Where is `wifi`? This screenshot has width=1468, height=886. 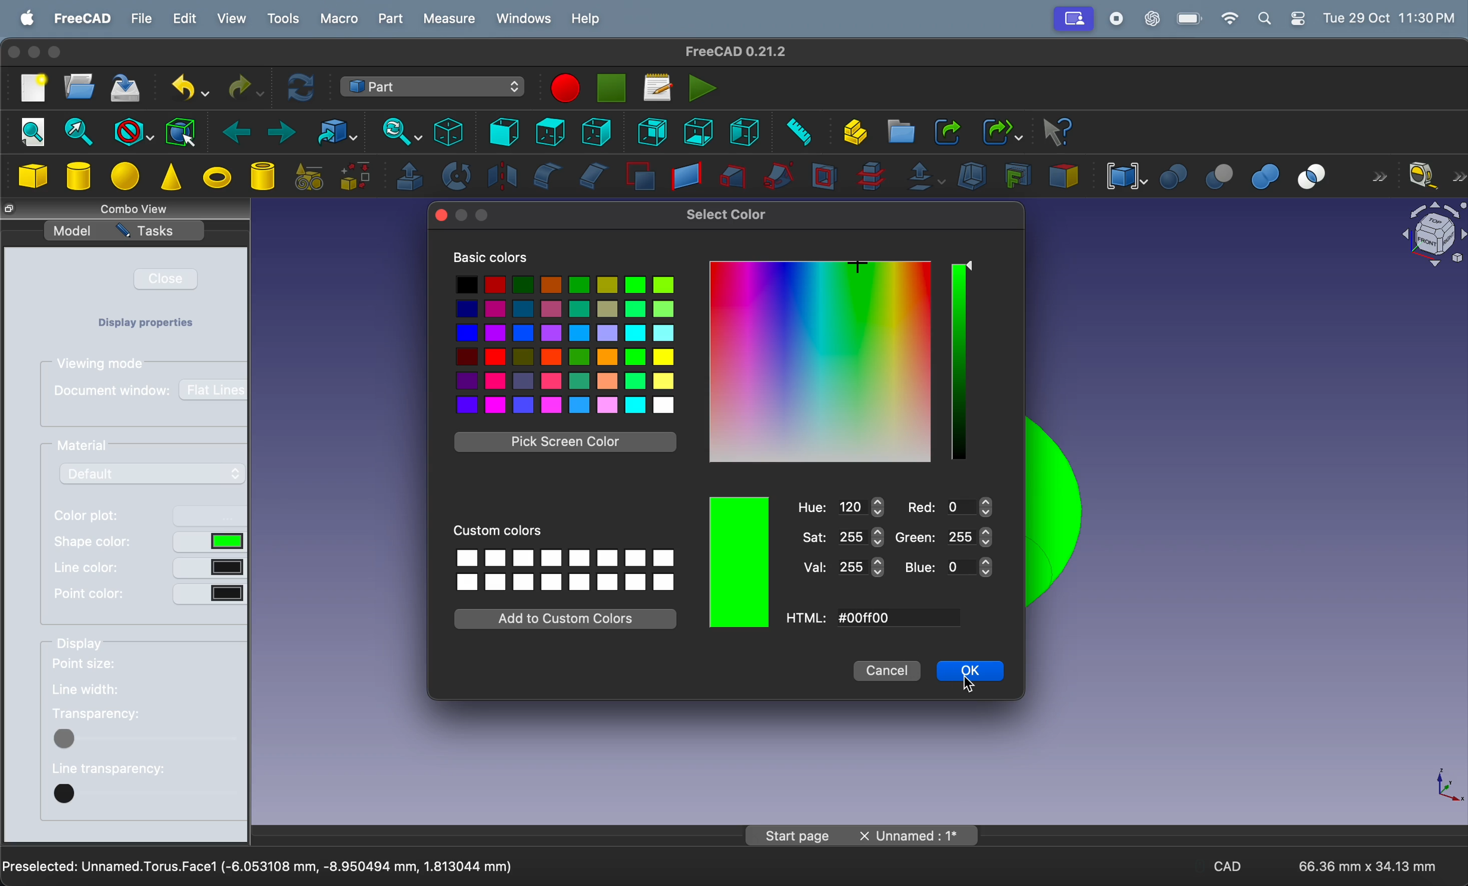
wifi is located at coordinates (1231, 18).